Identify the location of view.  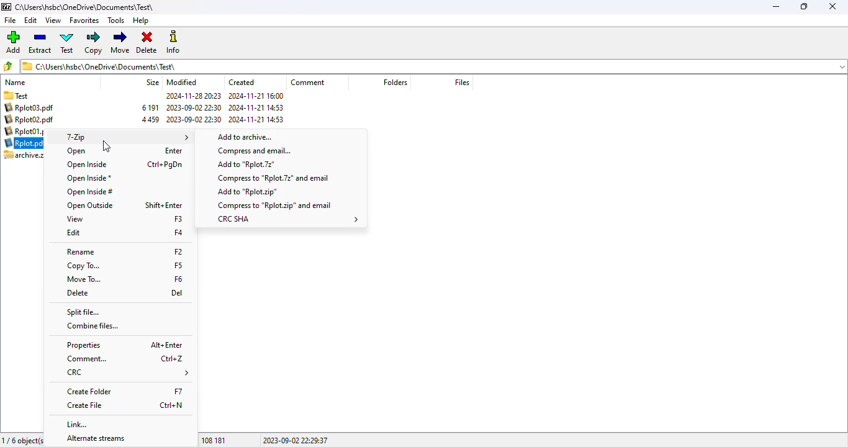
(76, 219).